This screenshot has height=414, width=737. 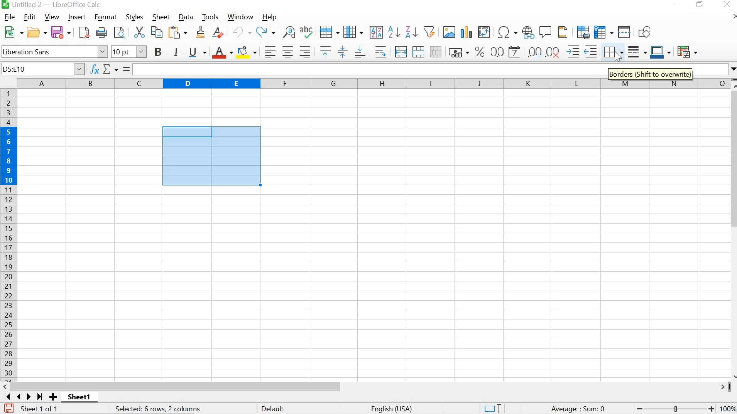 What do you see at coordinates (61, 32) in the screenshot?
I see `SAVE` at bounding box center [61, 32].